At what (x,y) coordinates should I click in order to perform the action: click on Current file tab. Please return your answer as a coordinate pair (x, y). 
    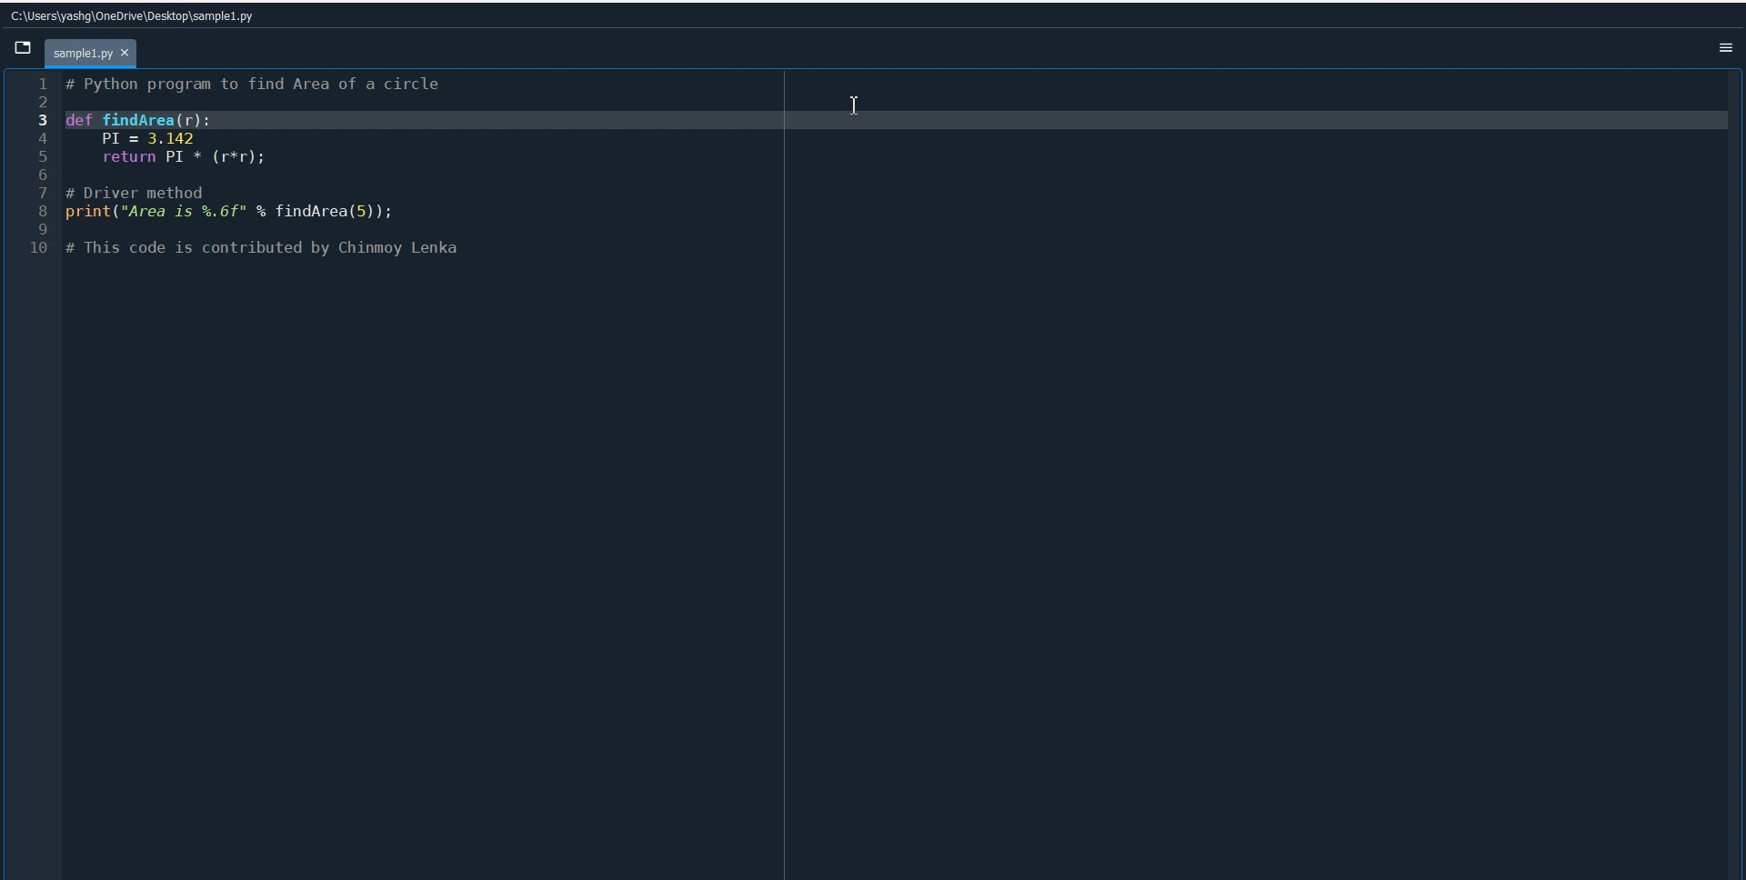
    Looking at the image, I should click on (95, 54).